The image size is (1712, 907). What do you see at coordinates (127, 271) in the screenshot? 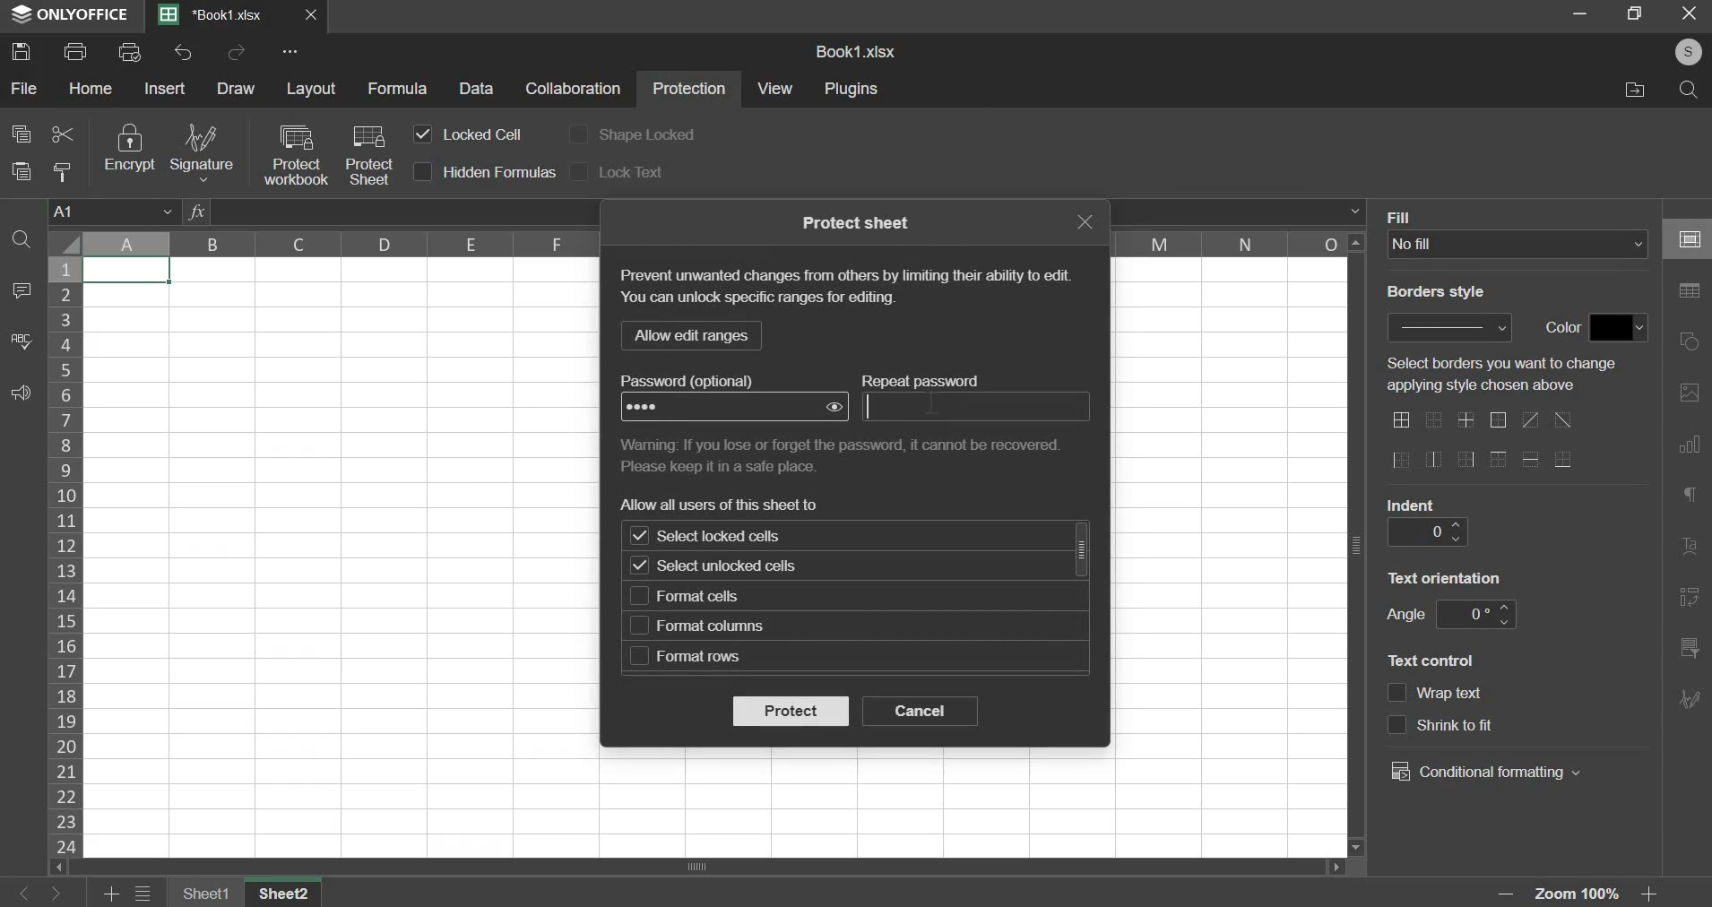
I see `selected cell` at bounding box center [127, 271].